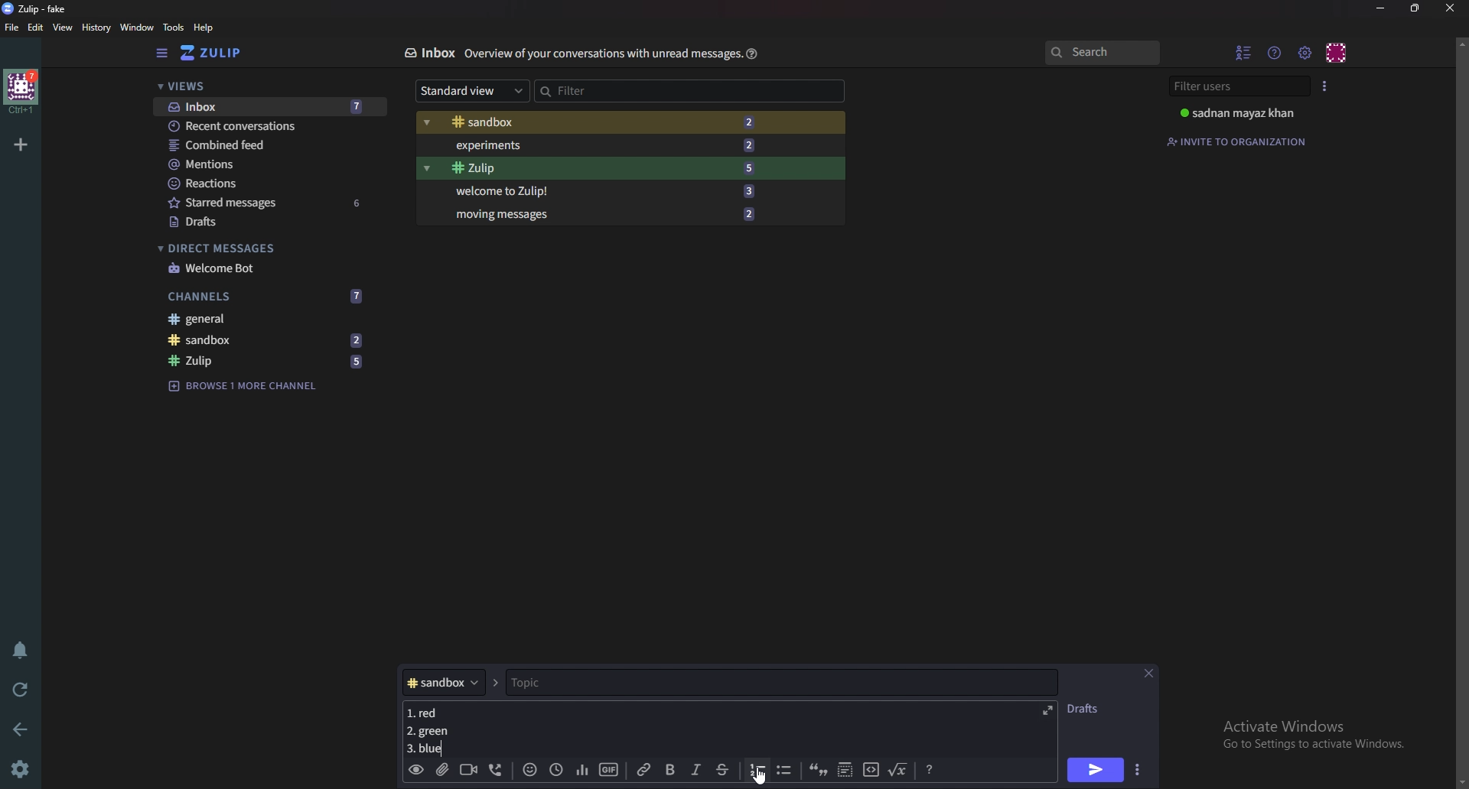 This screenshot has width=1469, height=789. Describe the element at coordinates (95, 27) in the screenshot. I see `History` at that location.